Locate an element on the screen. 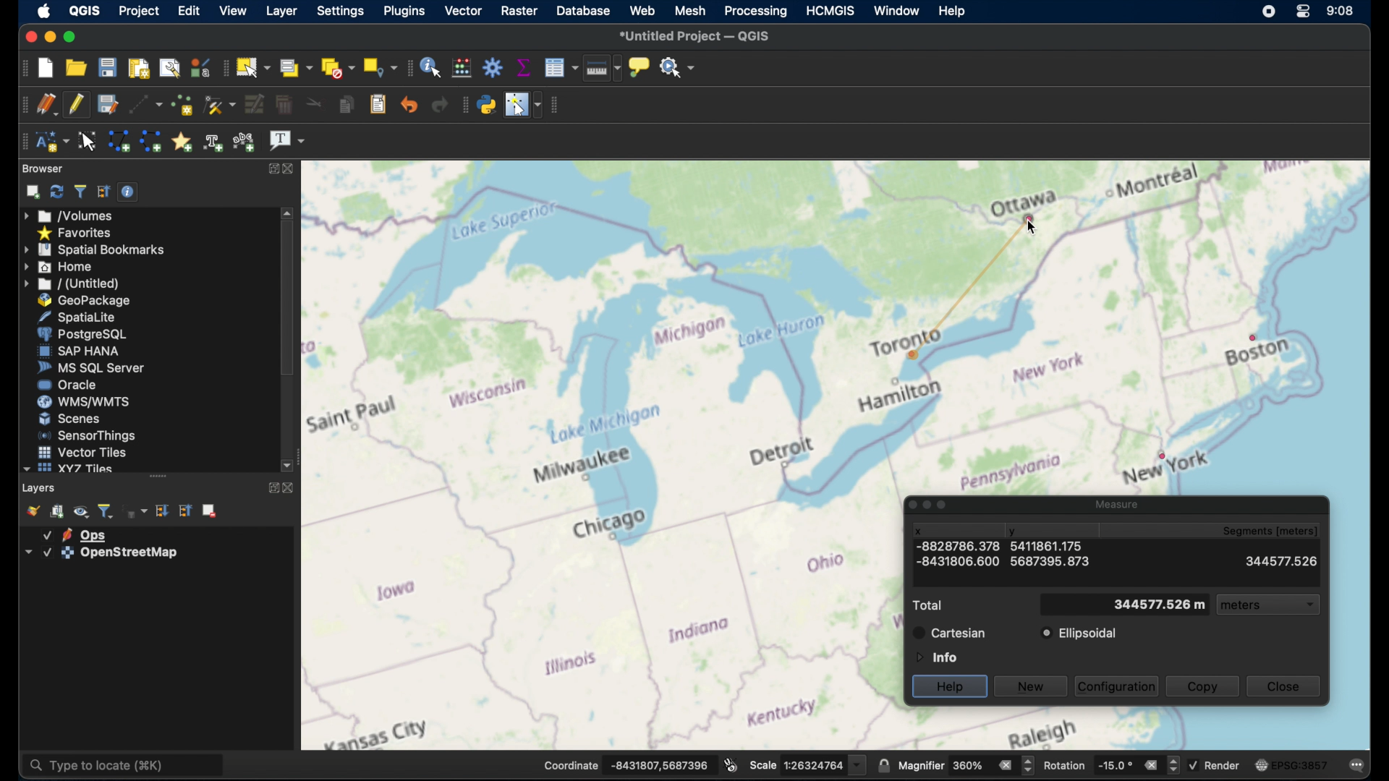 The image size is (1389, 781). plugins toolbar is located at coordinates (463, 104).